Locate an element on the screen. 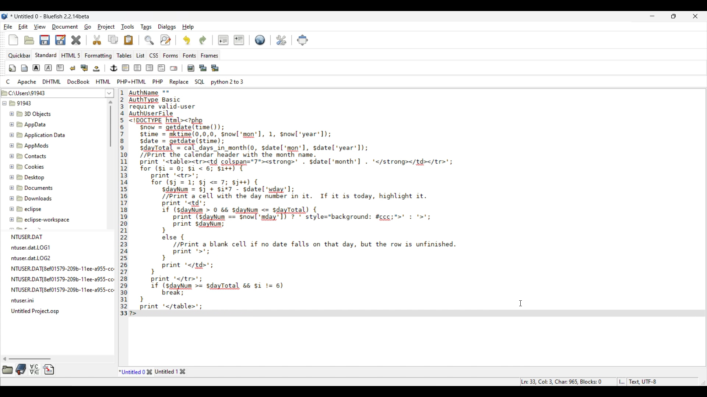  Minimize is located at coordinates (653, 16).